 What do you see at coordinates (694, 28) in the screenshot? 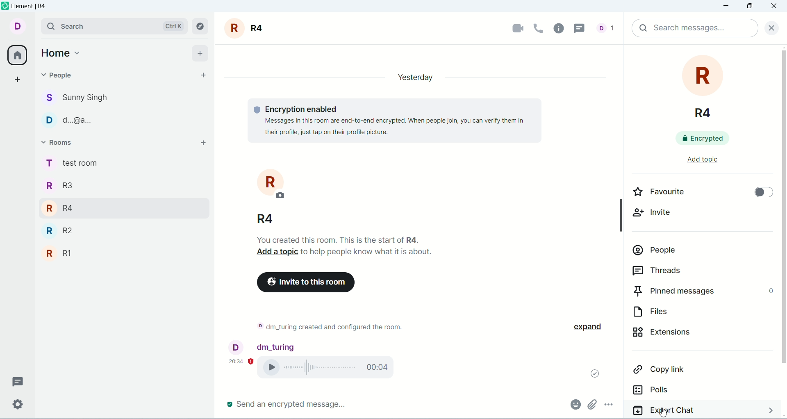
I see `search message` at bounding box center [694, 28].